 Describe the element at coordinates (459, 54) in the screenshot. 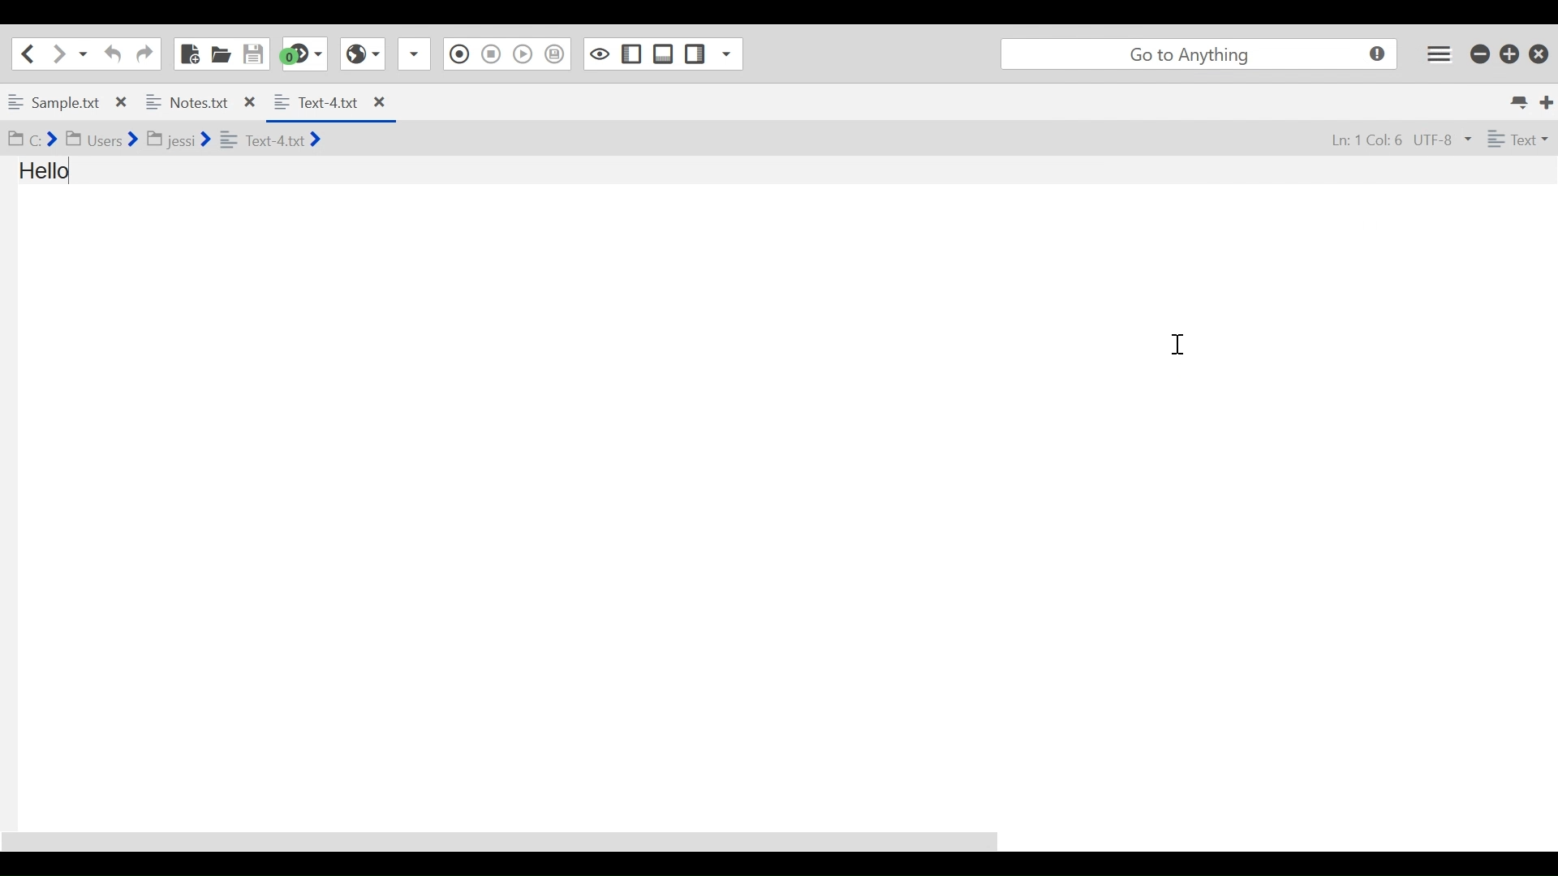

I see `Recording in Macro` at that location.